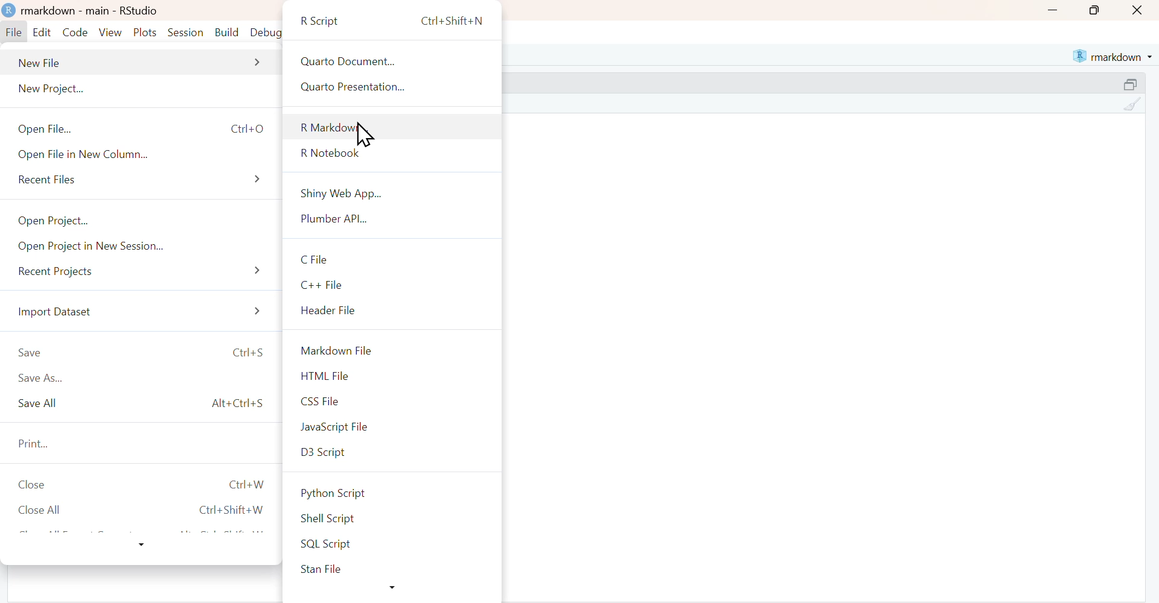 This screenshot has height=603, width=1159. What do you see at coordinates (146, 275) in the screenshot?
I see `Recent projects` at bounding box center [146, 275].